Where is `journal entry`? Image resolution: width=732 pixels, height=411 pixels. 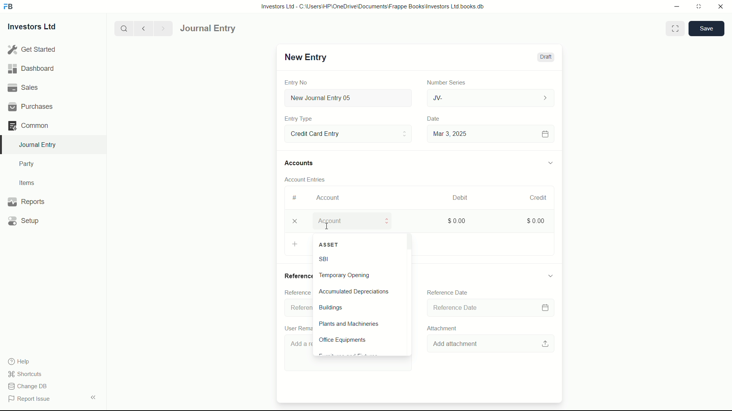
journal entry is located at coordinates (230, 29).